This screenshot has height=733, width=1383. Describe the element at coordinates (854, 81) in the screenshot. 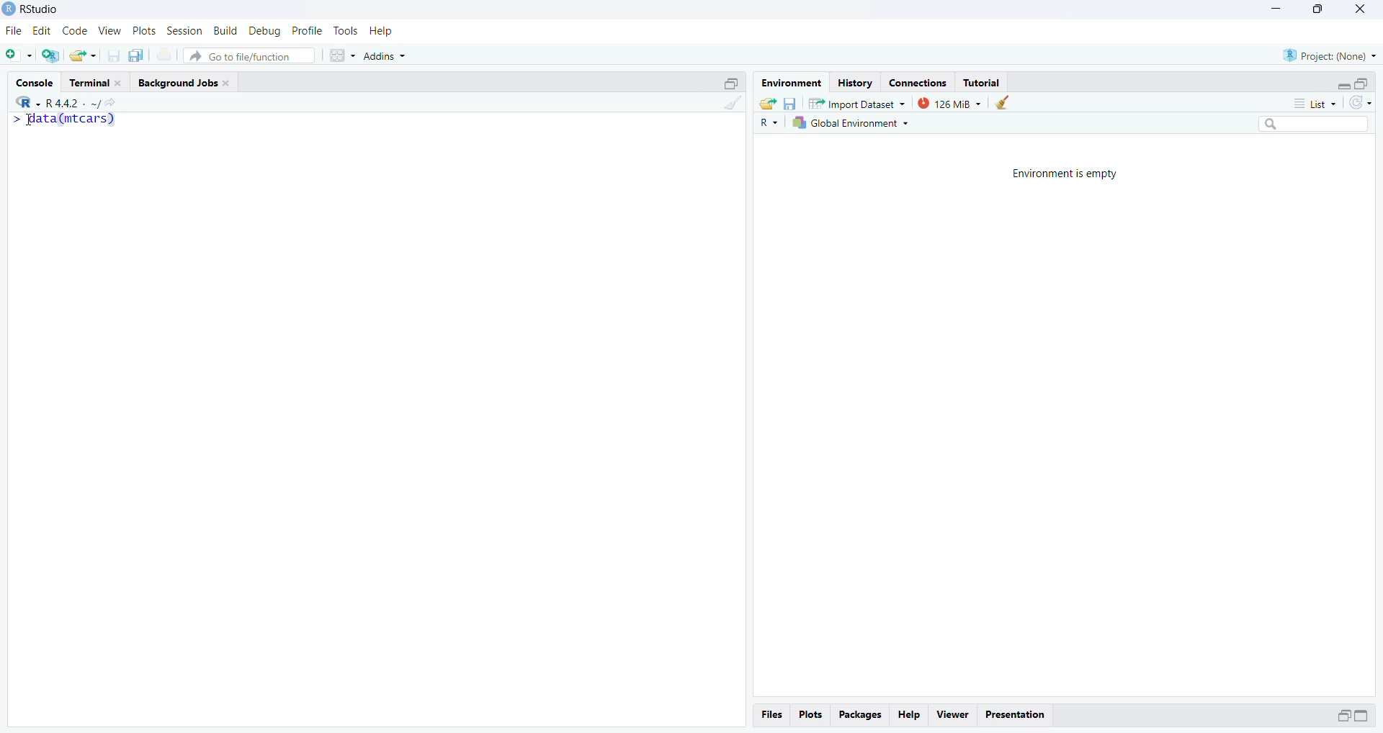

I see `History` at that location.